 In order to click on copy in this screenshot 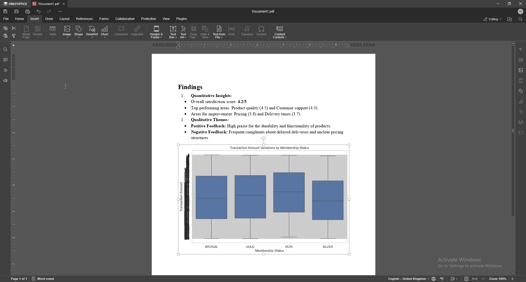, I will do `click(6, 28)`.